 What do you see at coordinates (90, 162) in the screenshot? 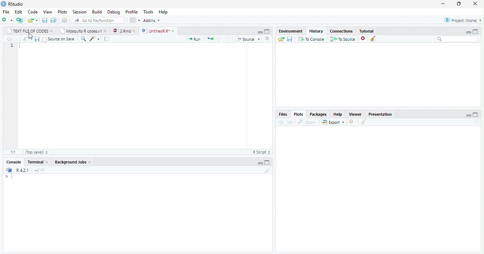
I see `close` at bounding box center [90, 162].